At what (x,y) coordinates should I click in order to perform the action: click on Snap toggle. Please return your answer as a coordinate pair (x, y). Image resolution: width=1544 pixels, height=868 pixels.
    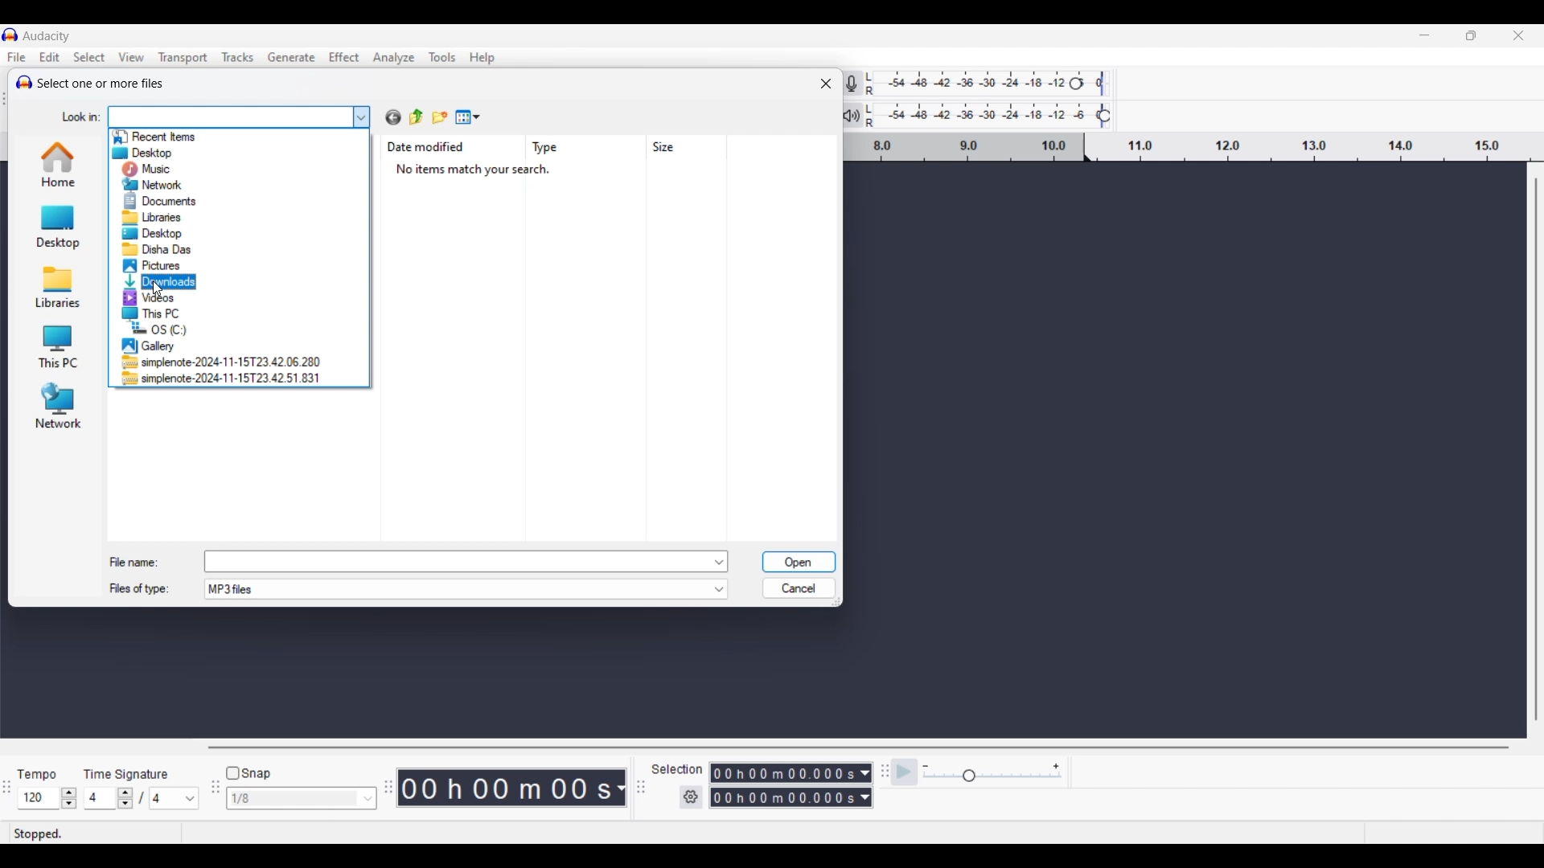
    Looking at the image, I should click on (248, 774).